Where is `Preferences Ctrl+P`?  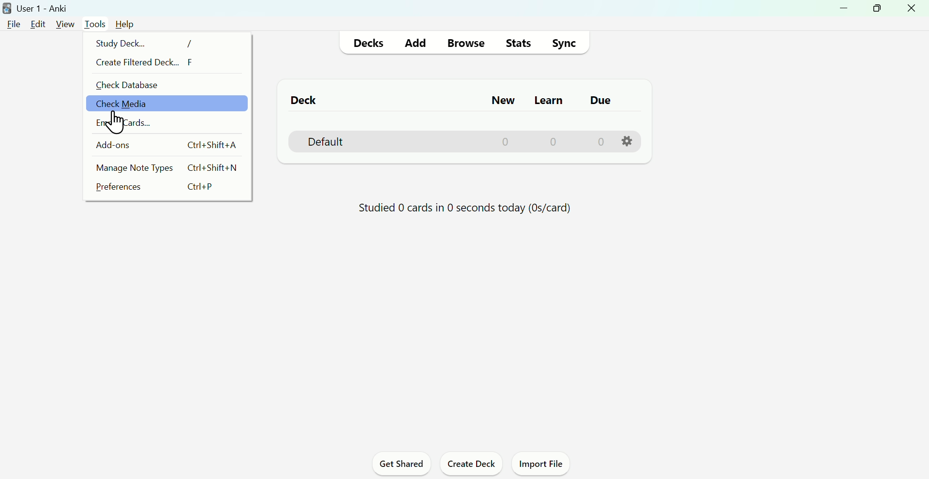 Preferences Ctrl+P is located at coordinates (163, 190).